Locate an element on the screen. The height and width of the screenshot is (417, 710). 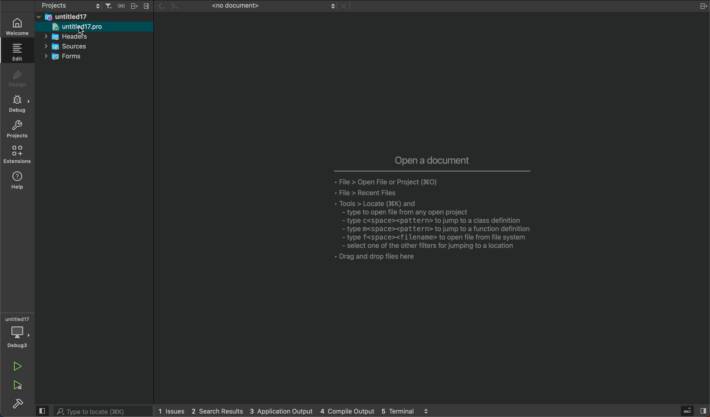
files and folders is located at coordinates (96, 17).